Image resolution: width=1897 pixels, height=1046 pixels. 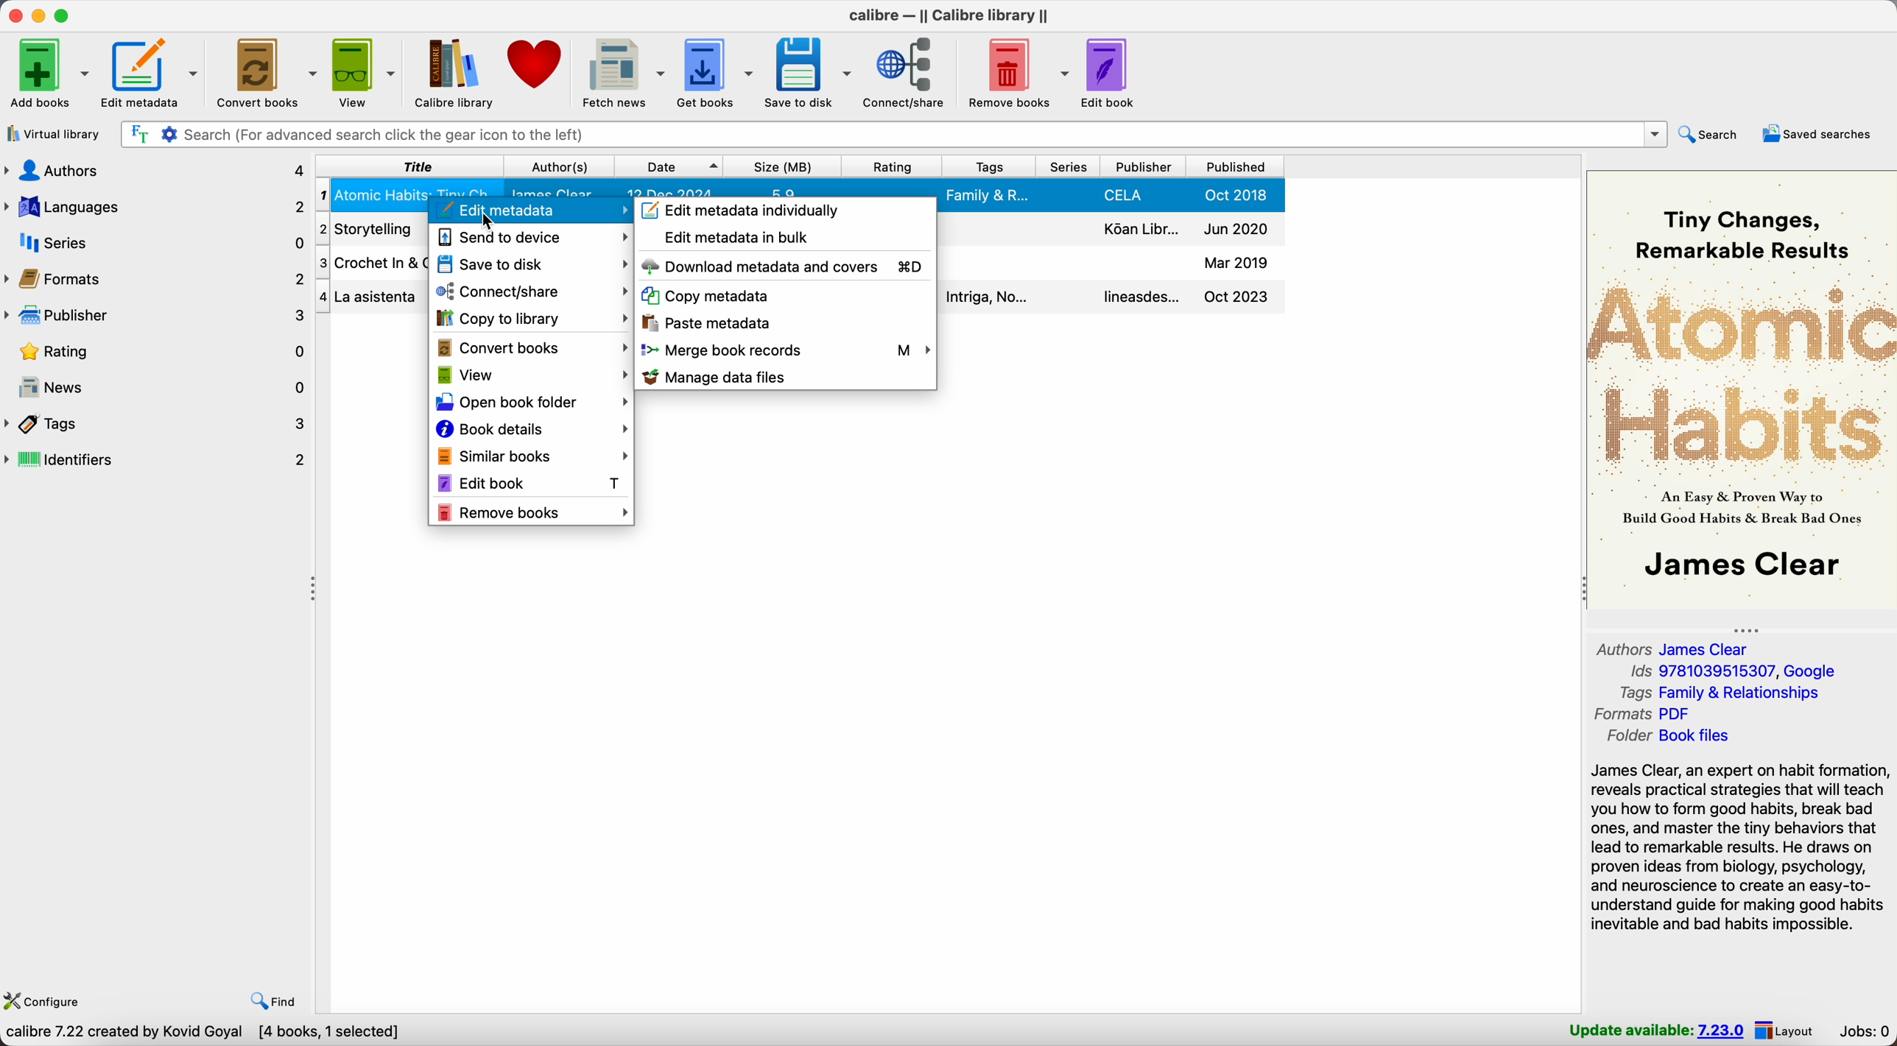 I want to click on donate, so click(x=536, y=63).